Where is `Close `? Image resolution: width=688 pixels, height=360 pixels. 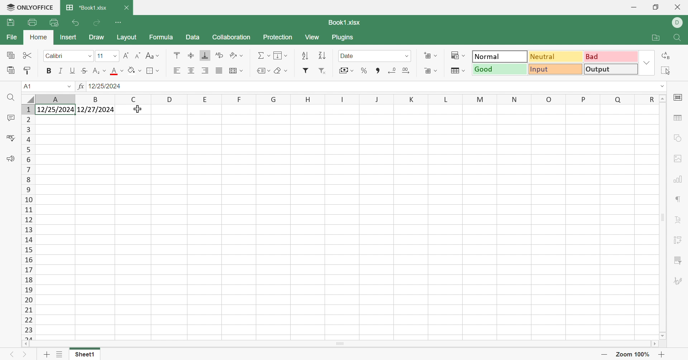 Close  is located at coordinates (680, 7).